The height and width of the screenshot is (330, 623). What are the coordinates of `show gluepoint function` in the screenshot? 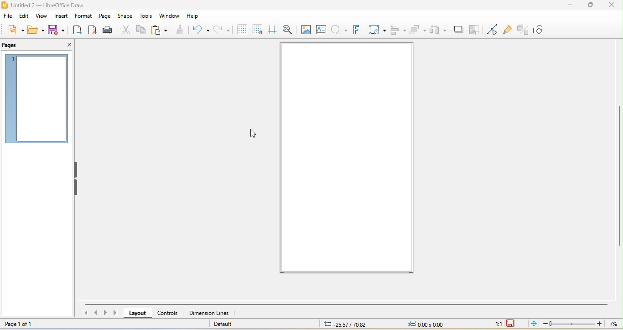 It's located at (506, 30).